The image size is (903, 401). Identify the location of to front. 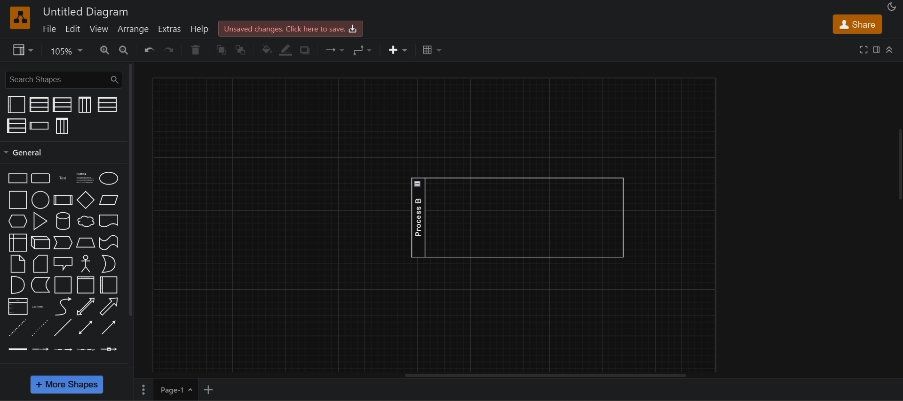
(222, 50).